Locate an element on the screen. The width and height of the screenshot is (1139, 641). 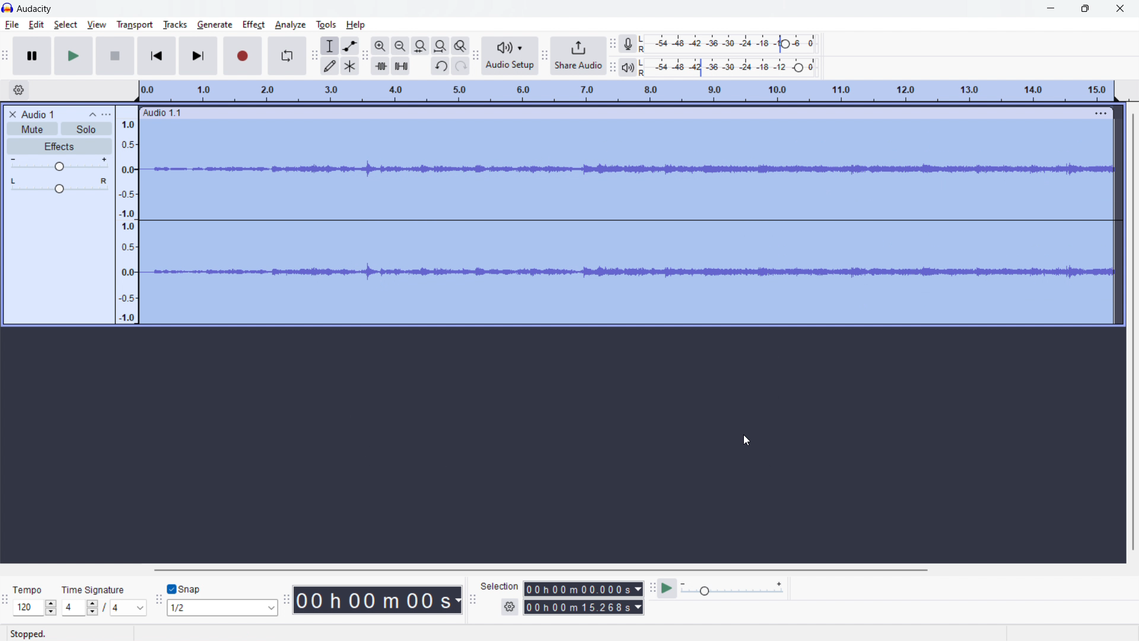
tracks is located at coordinates (174, 25).